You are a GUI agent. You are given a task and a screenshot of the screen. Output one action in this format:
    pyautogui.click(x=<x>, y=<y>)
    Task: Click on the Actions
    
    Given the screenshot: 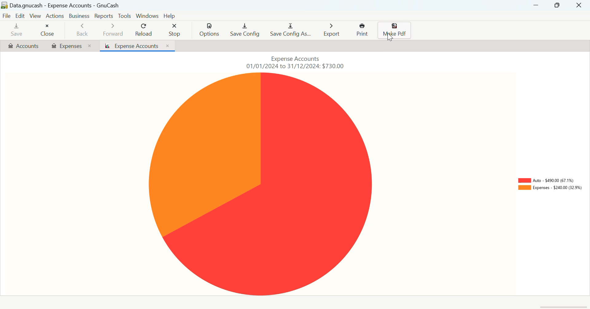 What is the action you would take?
    pyautogui.click(x=56, y=17)
    